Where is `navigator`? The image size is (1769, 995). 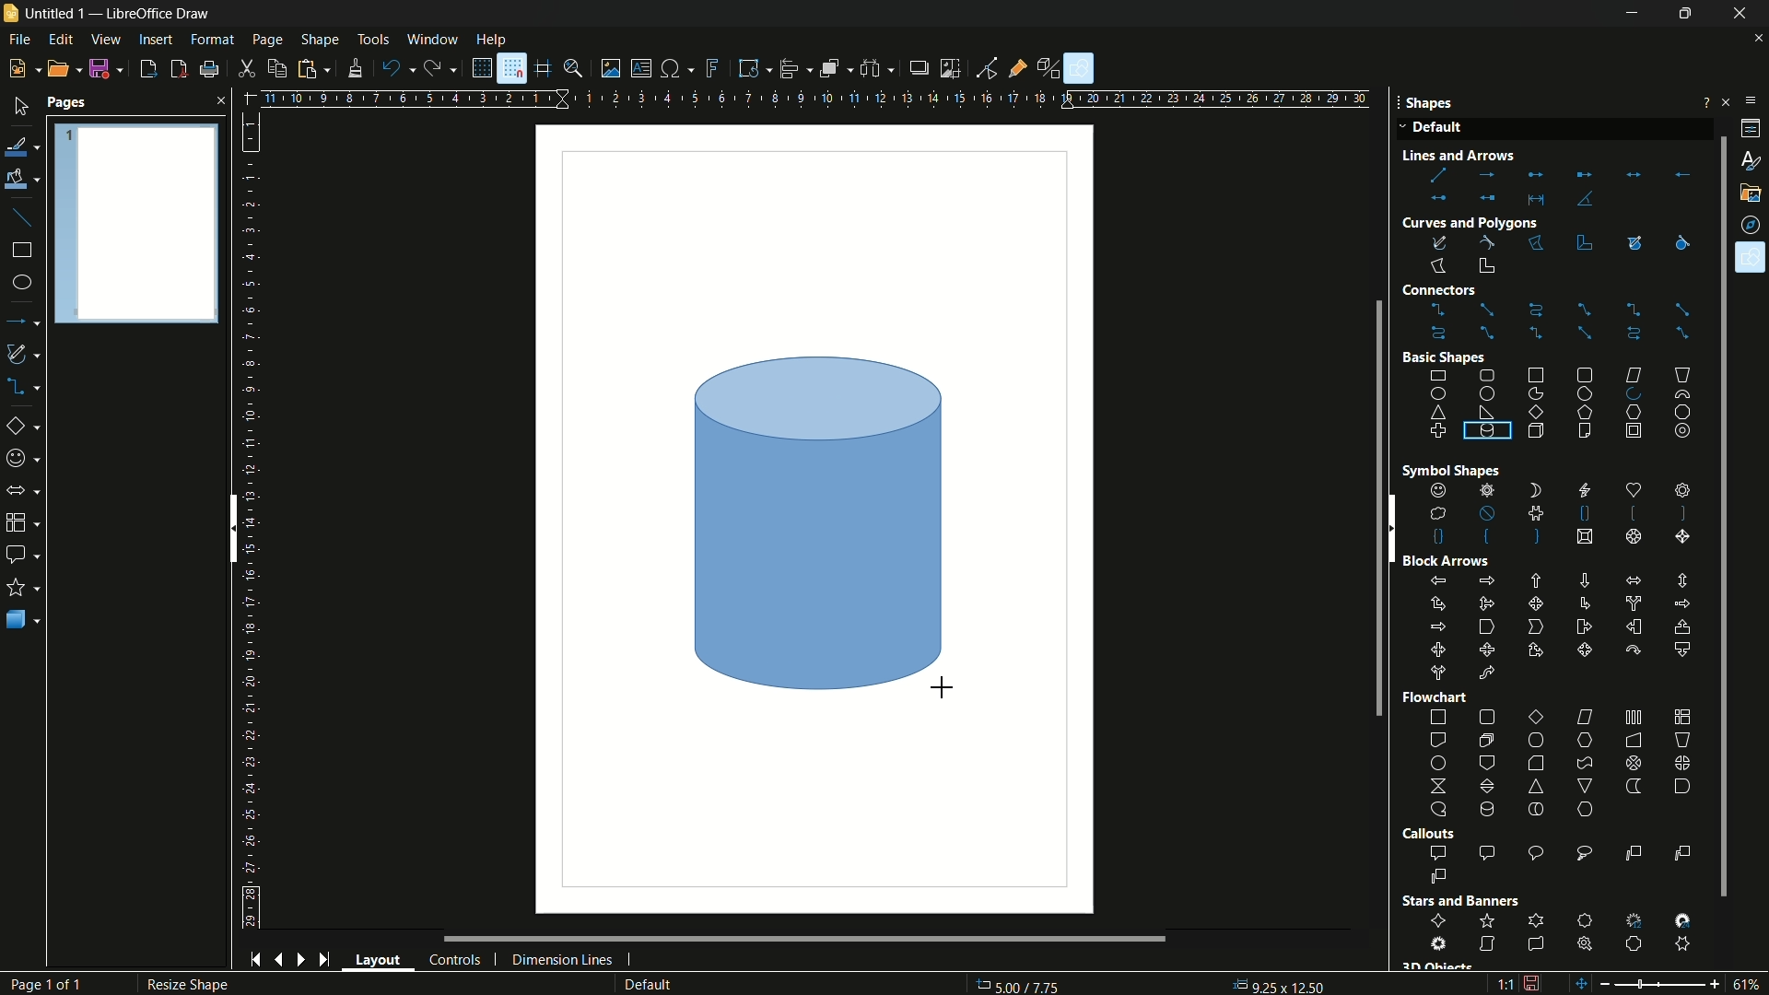 navigator is located at coordinates (1752, 225).